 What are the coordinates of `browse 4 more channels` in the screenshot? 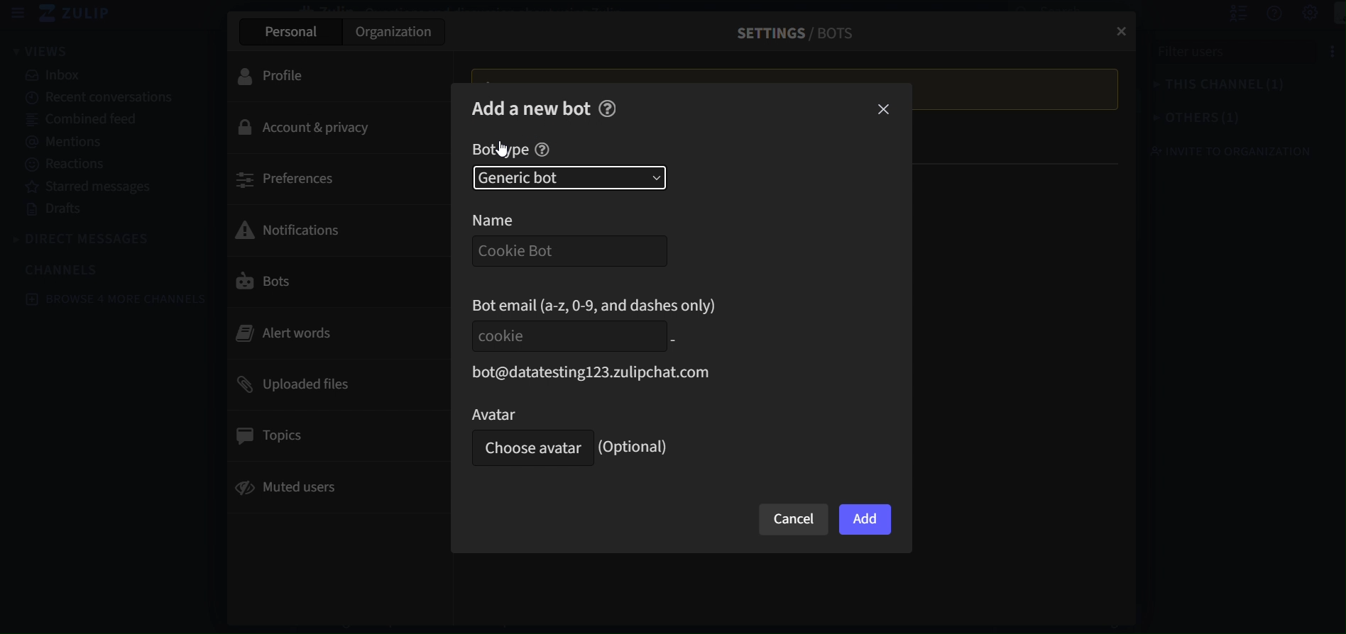 It's located at (119, 299).